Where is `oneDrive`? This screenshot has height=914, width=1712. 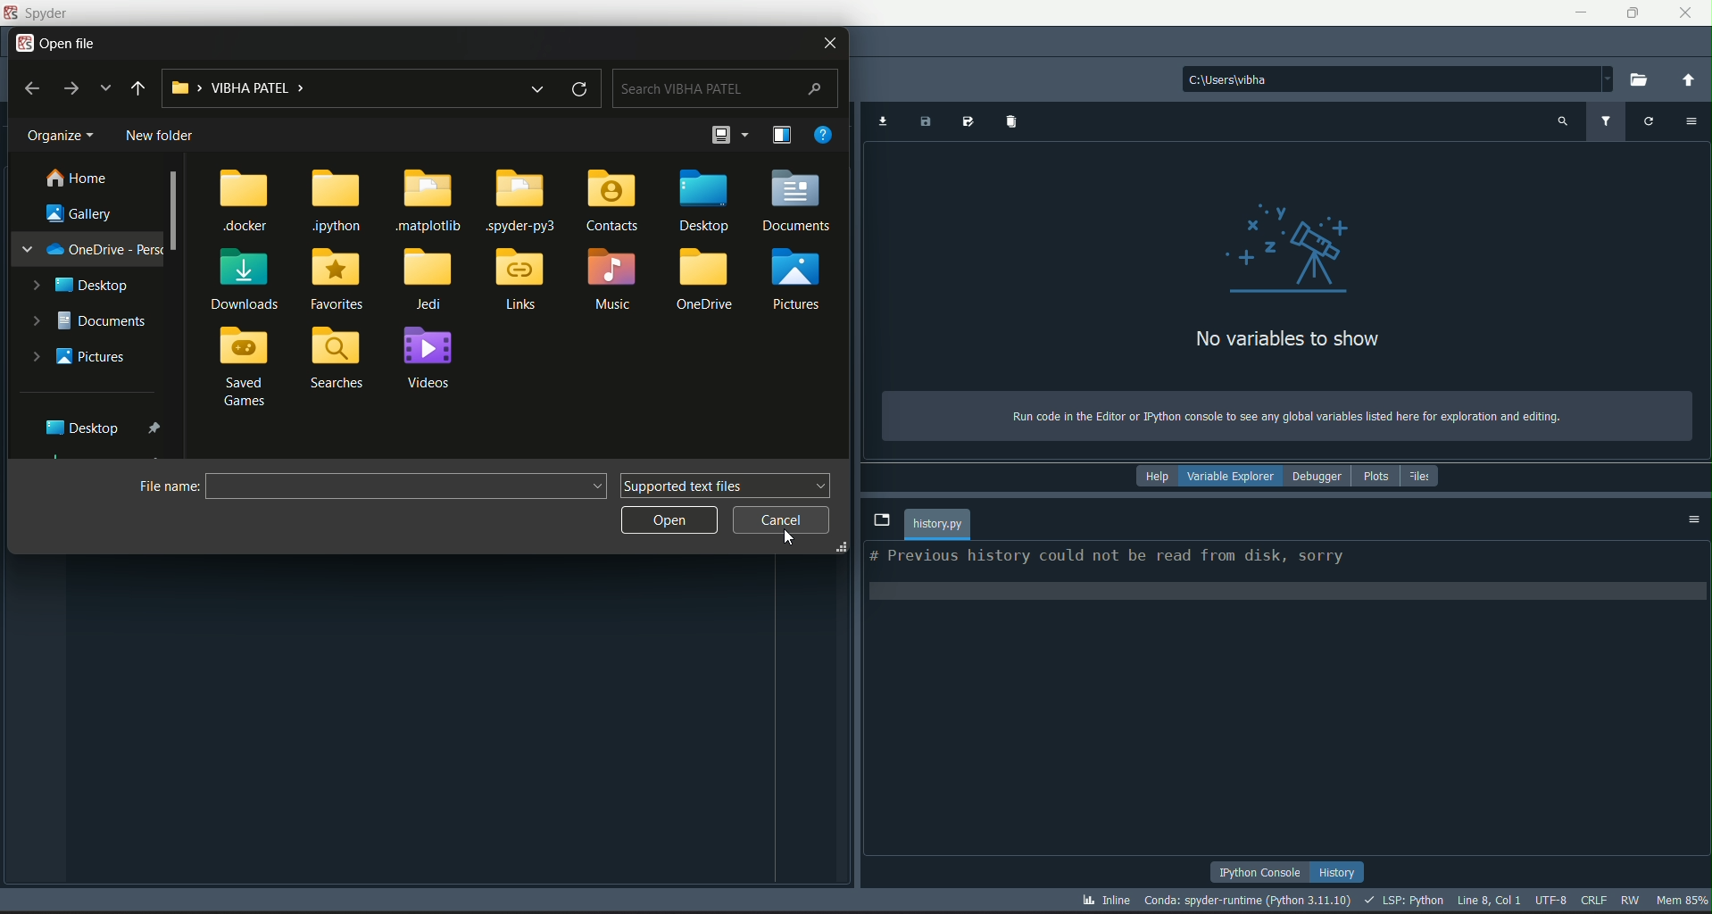
oneDrive is located at coordinates (709, 281).